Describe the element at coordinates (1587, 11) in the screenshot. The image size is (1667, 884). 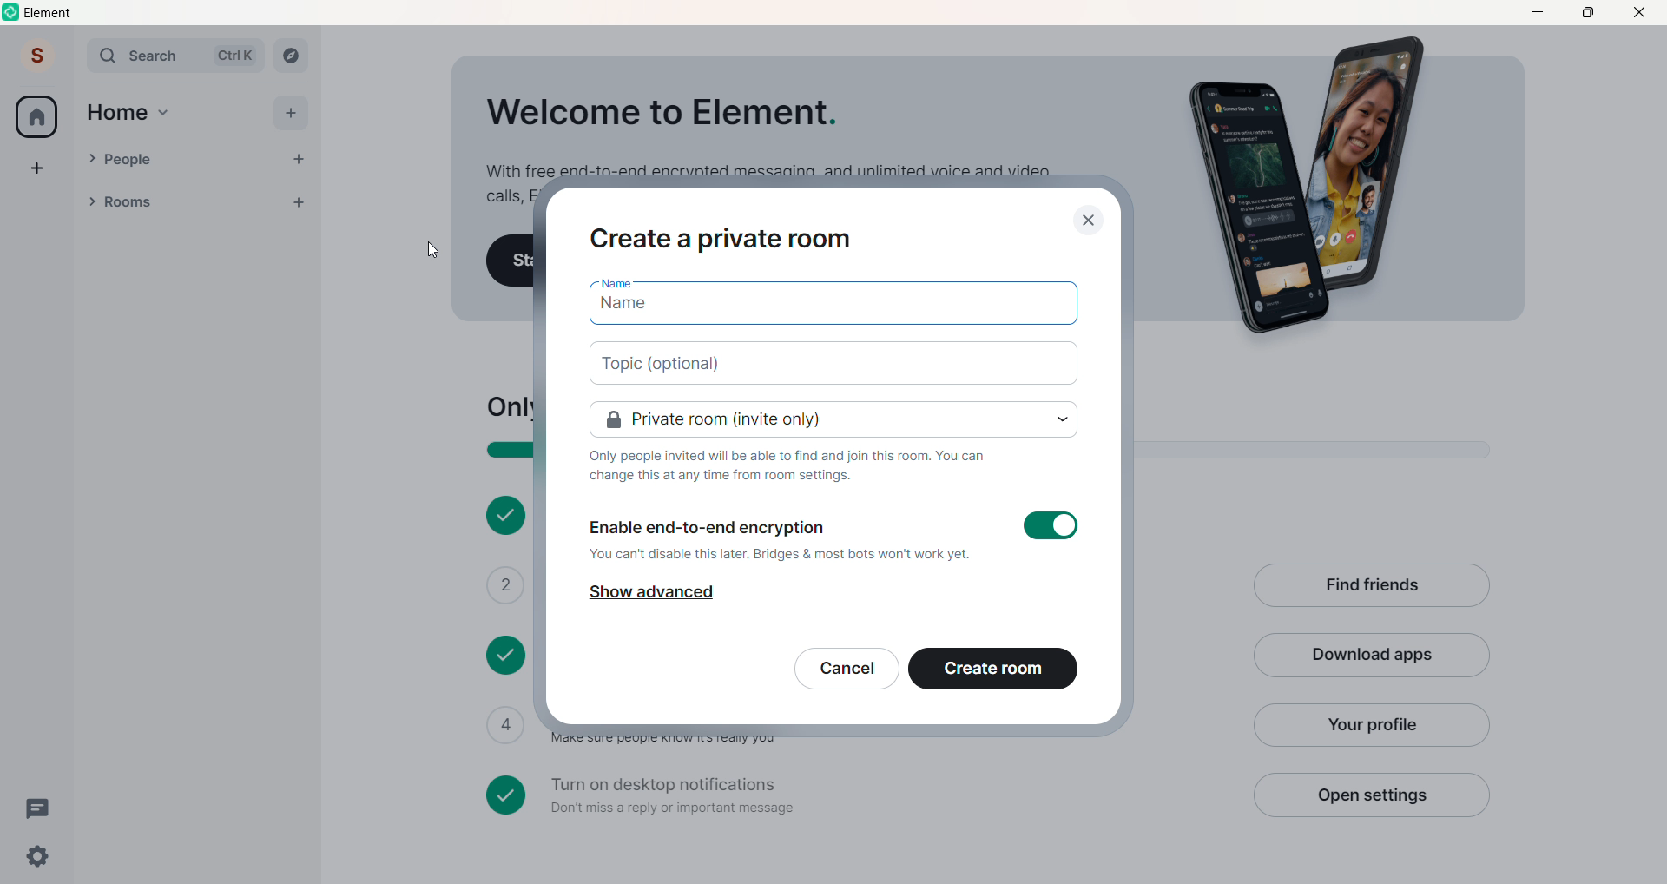
I see `Maximize` at that location.